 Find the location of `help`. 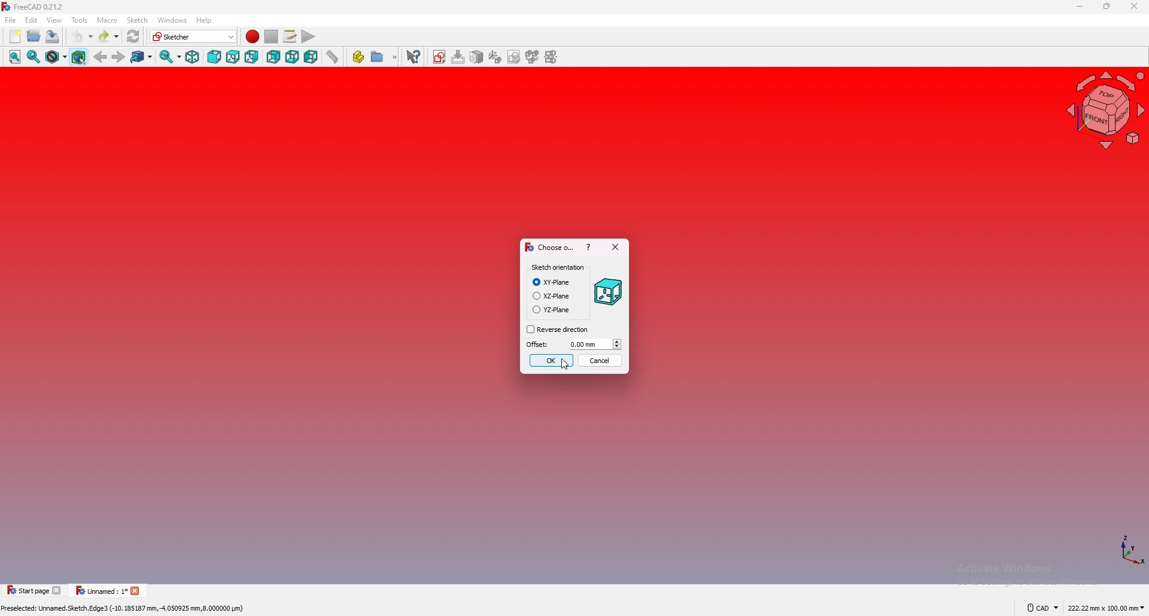

help is located at coordinates (206, 20).